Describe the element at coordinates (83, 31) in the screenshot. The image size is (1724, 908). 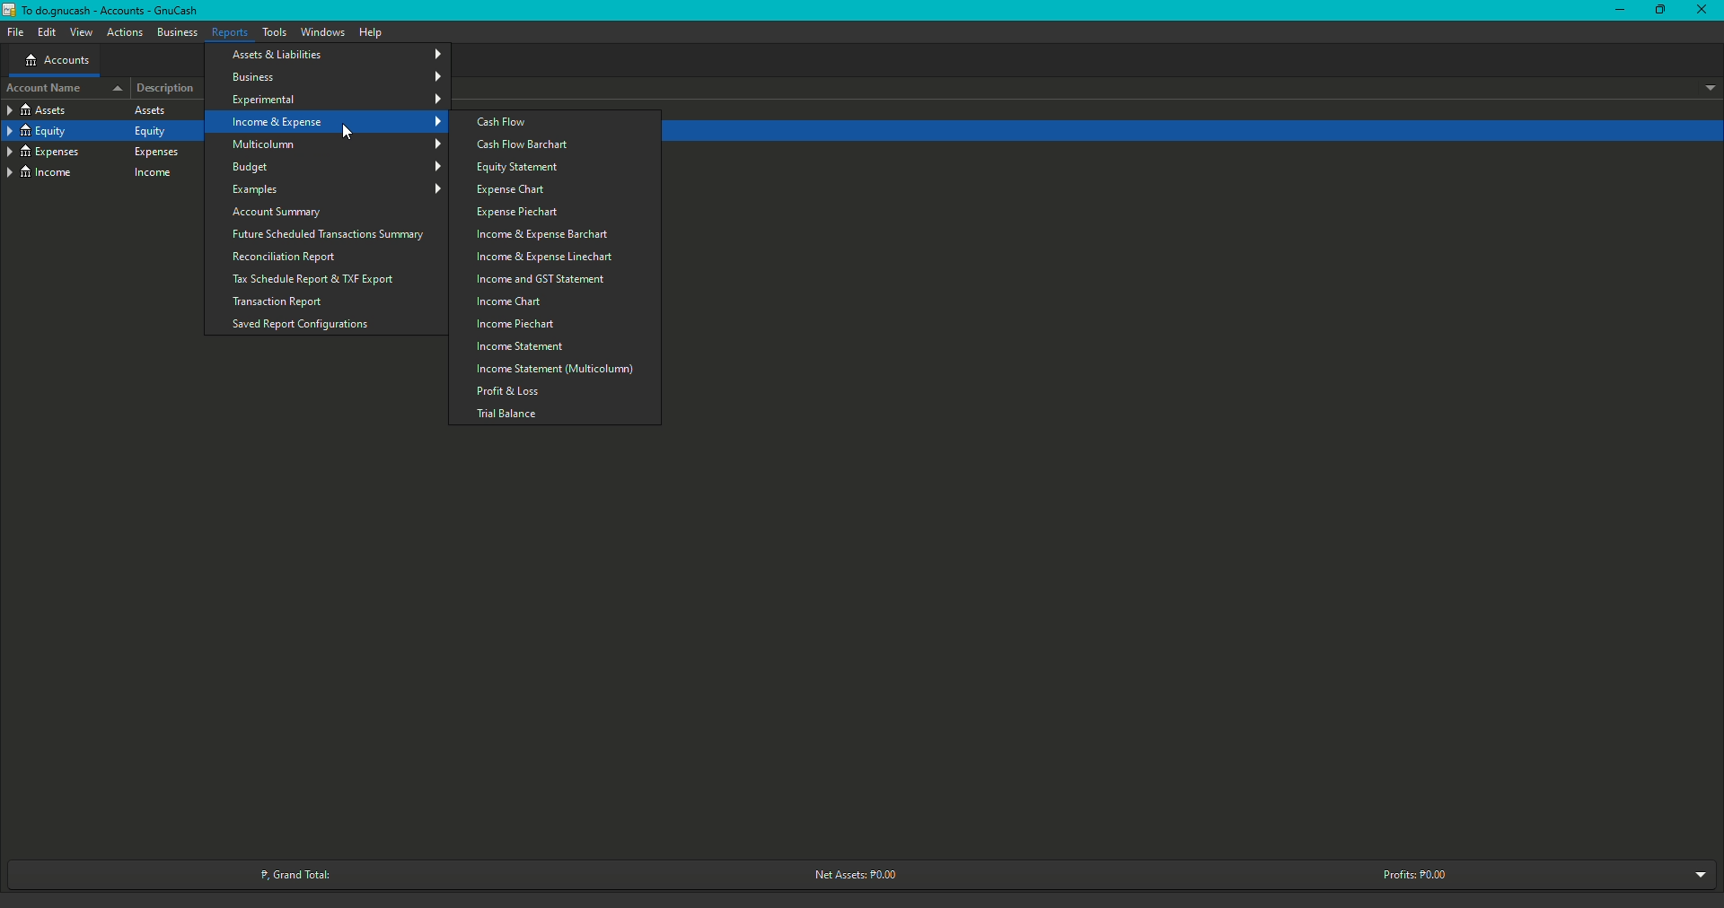
I see `View` at that location.